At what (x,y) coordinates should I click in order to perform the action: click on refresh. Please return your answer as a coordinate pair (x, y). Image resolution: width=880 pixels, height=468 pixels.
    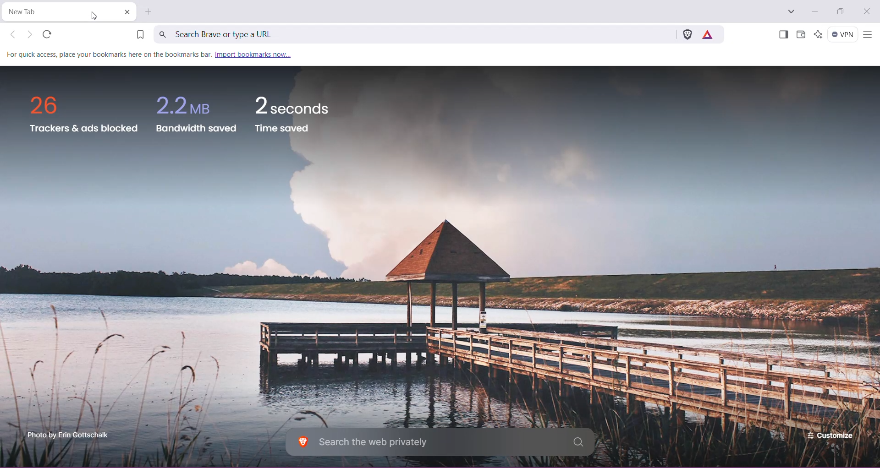
    Looking at the image, I should click on (50, 35).